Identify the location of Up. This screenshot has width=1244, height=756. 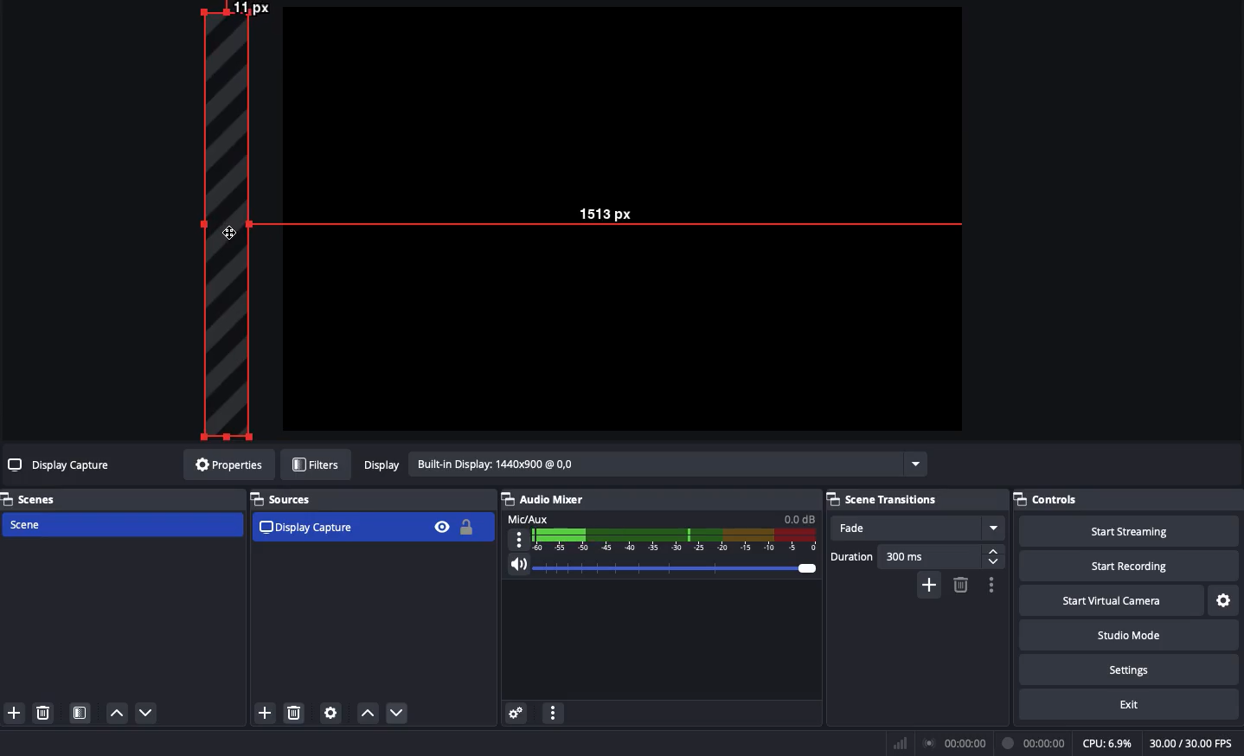
(367, 714).